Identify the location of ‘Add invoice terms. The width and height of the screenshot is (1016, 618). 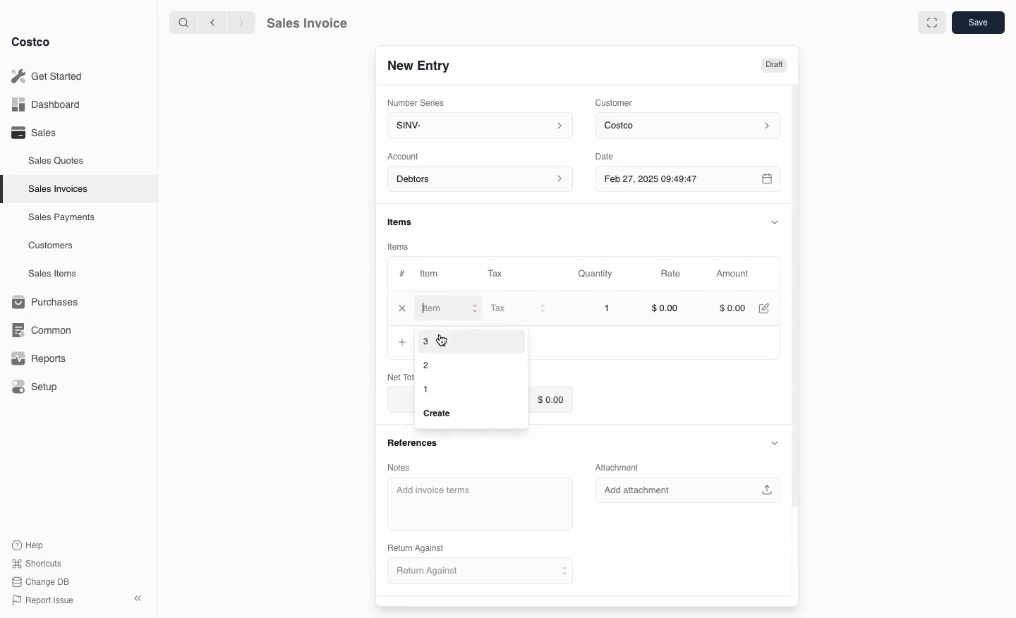
(480, 504).